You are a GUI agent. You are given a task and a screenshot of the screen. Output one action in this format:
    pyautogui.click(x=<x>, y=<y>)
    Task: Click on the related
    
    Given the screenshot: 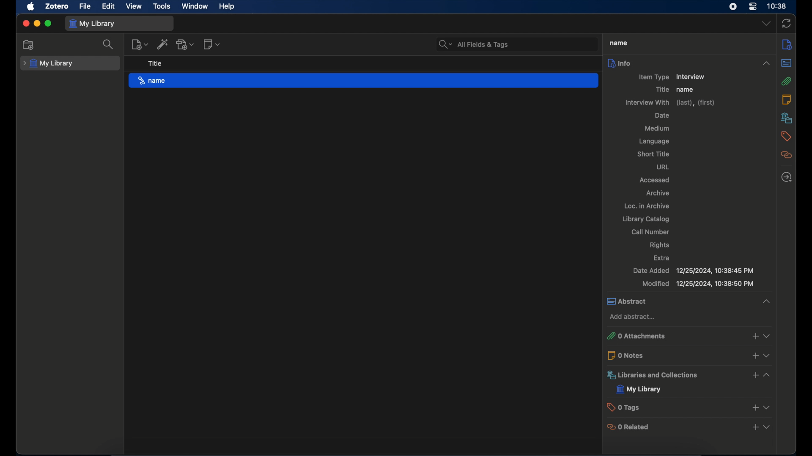 What is the action you would take?
    pyautogui.click(x=787, y=155)
    